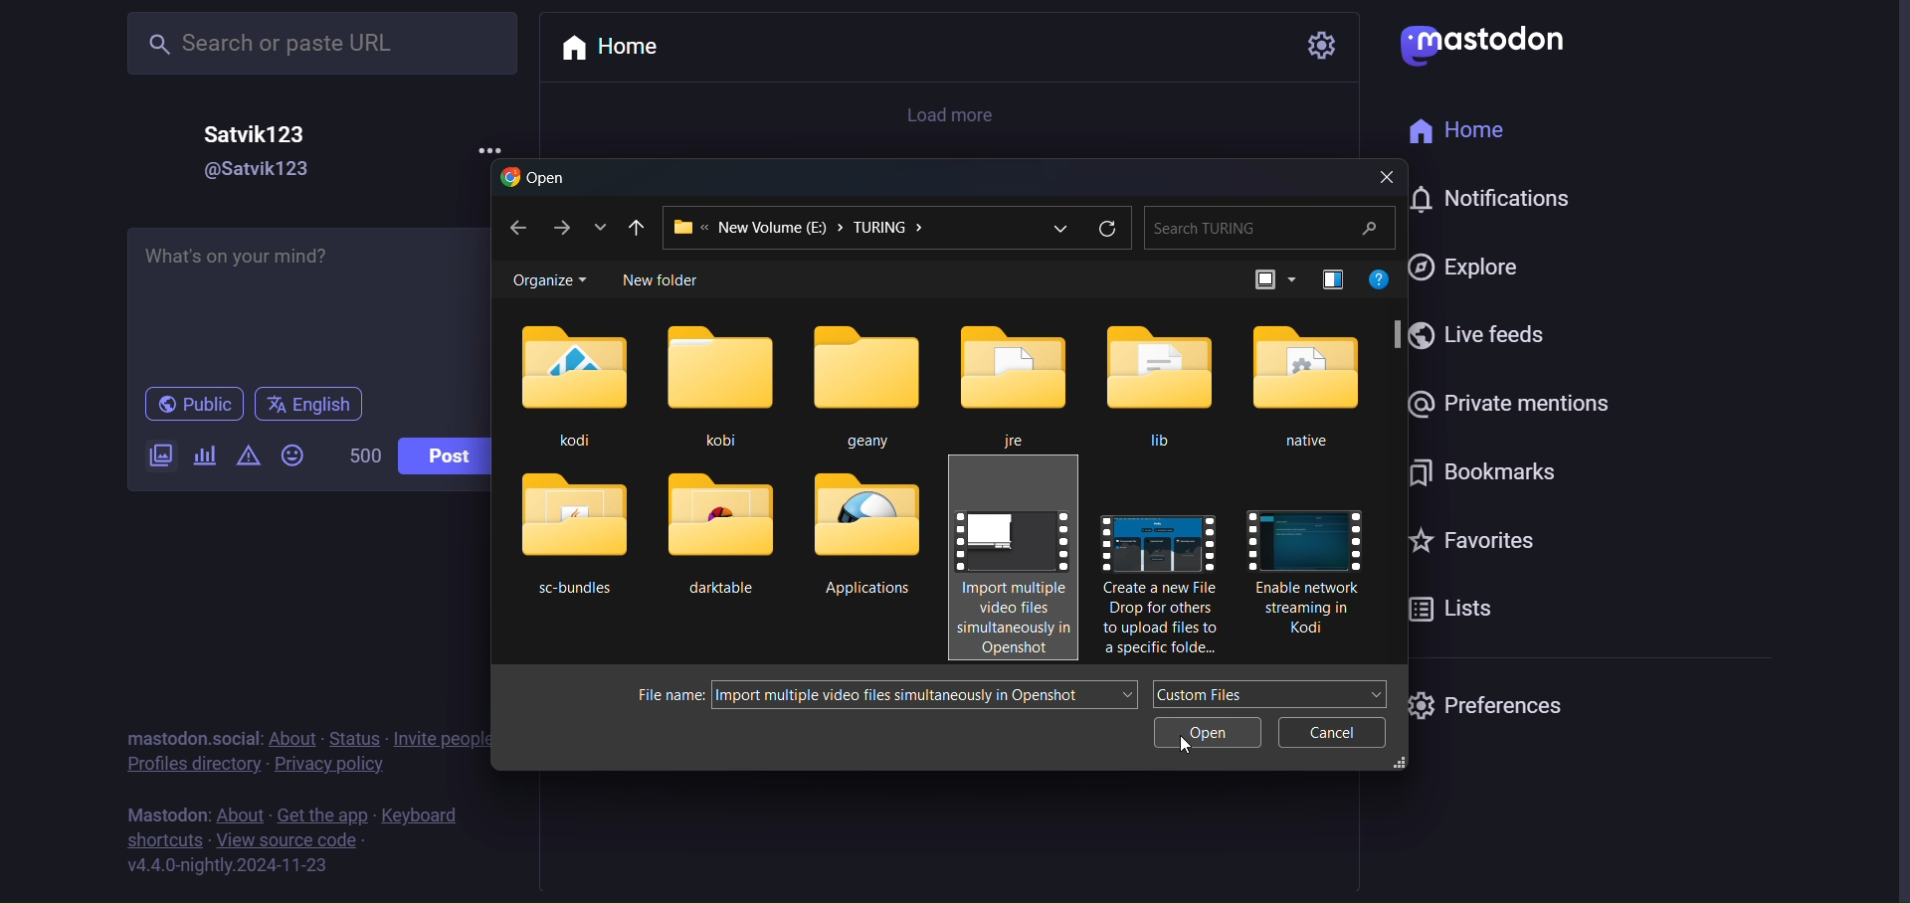 The width and height of the screenshot is (1910, 903). What do you see at coordinates (163, 840) in the screenshot?
I see `shortcut` at bounding box center [163, 840].